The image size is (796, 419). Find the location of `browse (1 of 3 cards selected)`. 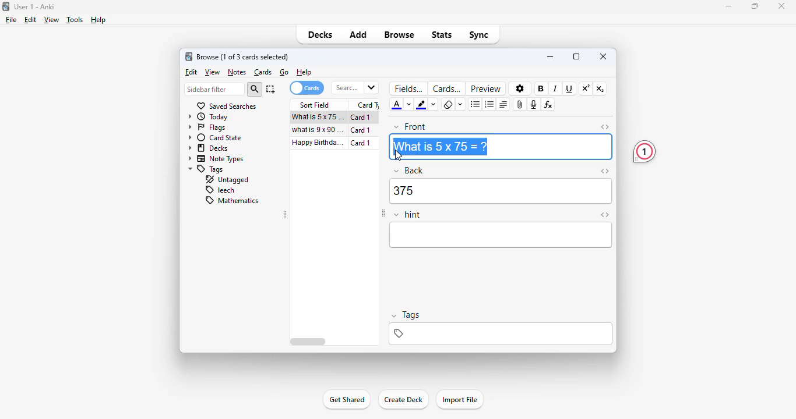

browse (1 of 3 cards selected) is located at coordinates (243, 56).